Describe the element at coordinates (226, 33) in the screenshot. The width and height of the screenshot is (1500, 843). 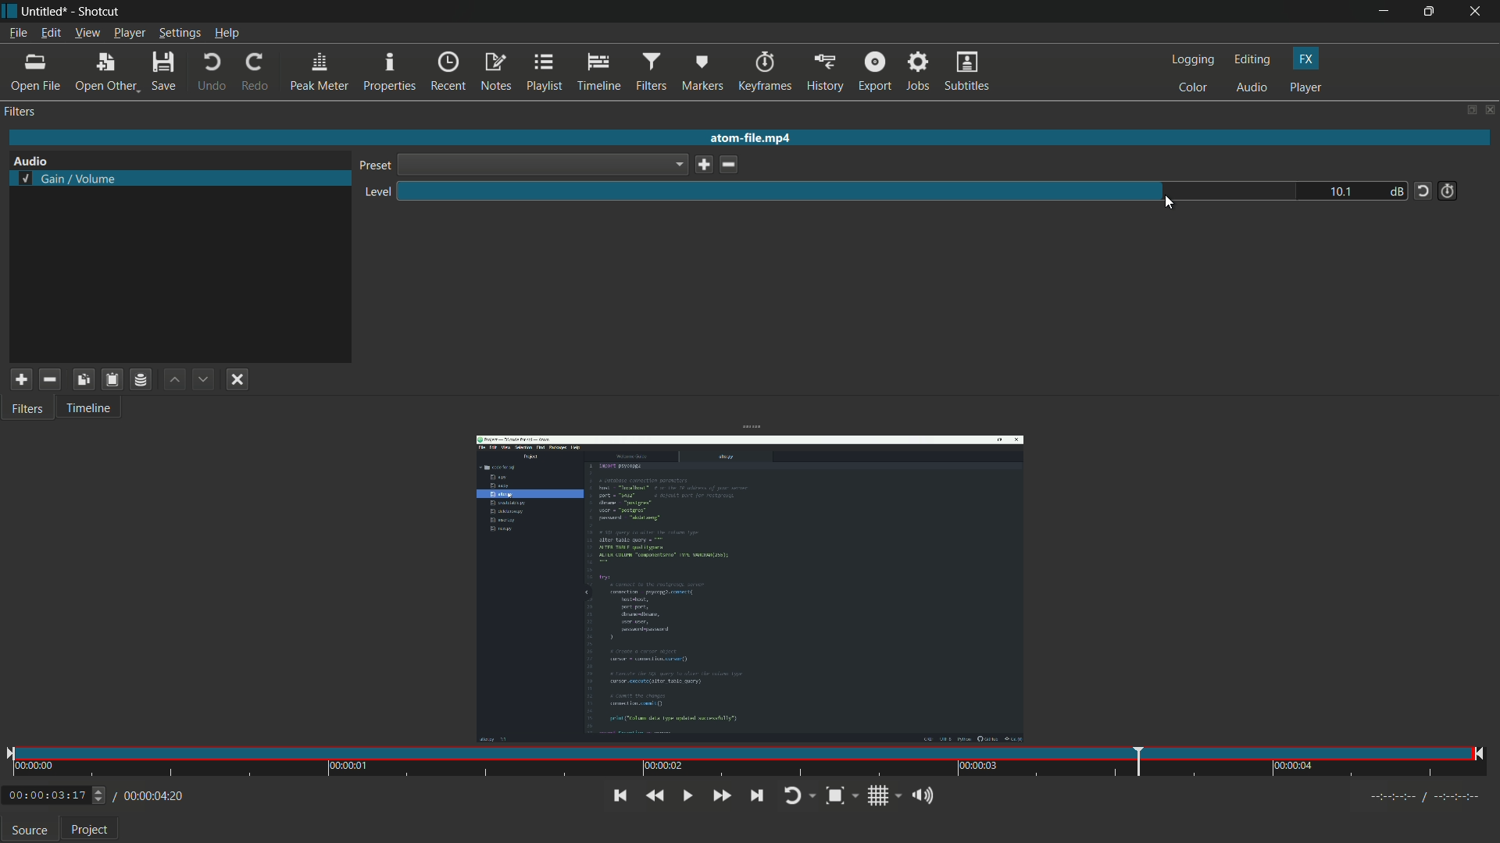
I see `help menu` at that location.